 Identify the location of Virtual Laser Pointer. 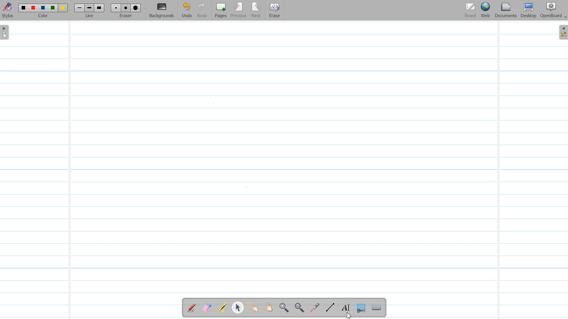
(313, 308).